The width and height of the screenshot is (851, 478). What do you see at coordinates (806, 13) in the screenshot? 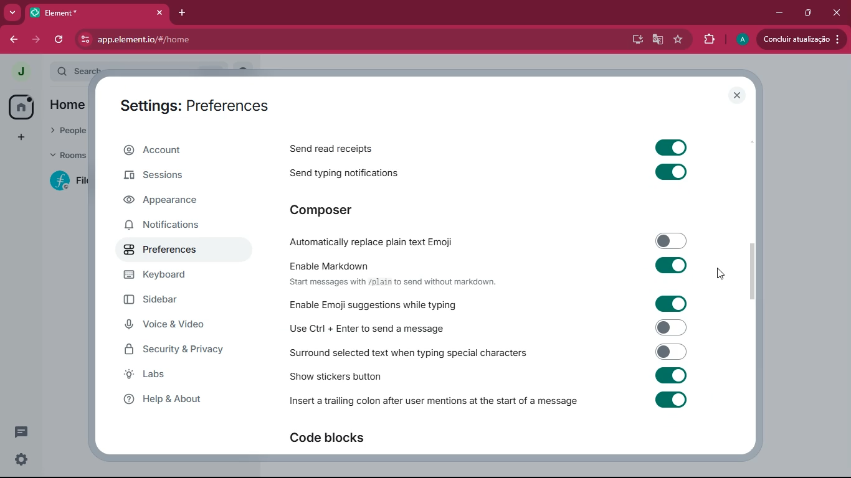
I see `maximize` at bounding box center [806, 13].